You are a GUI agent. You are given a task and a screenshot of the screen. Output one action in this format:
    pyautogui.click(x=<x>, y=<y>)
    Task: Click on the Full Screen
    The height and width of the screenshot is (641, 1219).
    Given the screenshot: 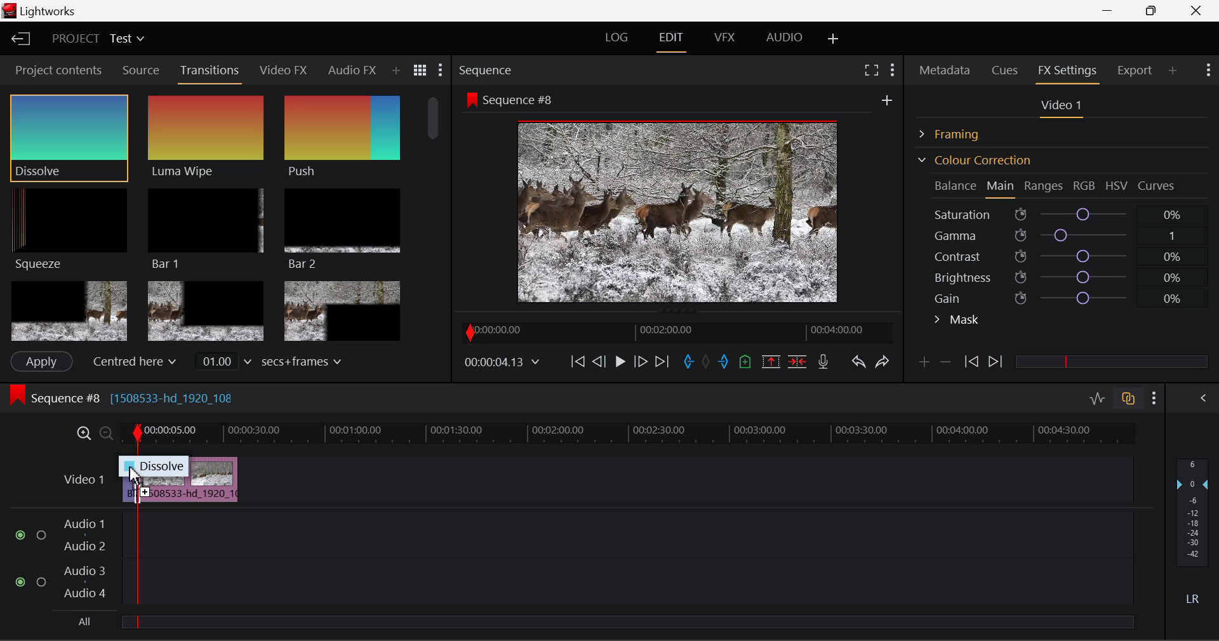 What is the action you would take?
    pyautogui.click(x=871, y=69)
    